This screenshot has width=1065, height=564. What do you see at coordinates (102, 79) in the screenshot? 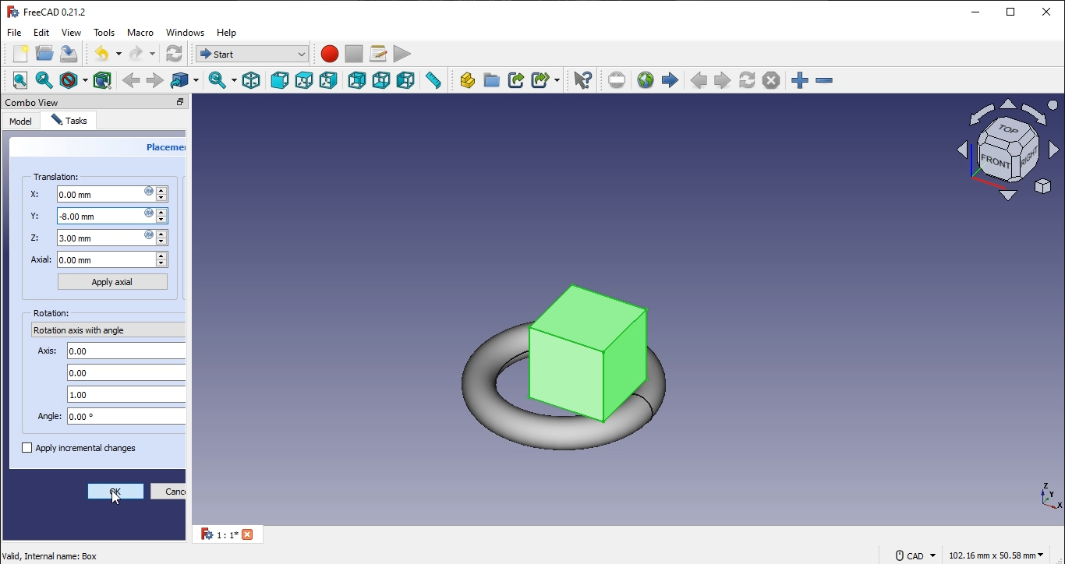
I see `bounding box` at bounding box center [102, 79].